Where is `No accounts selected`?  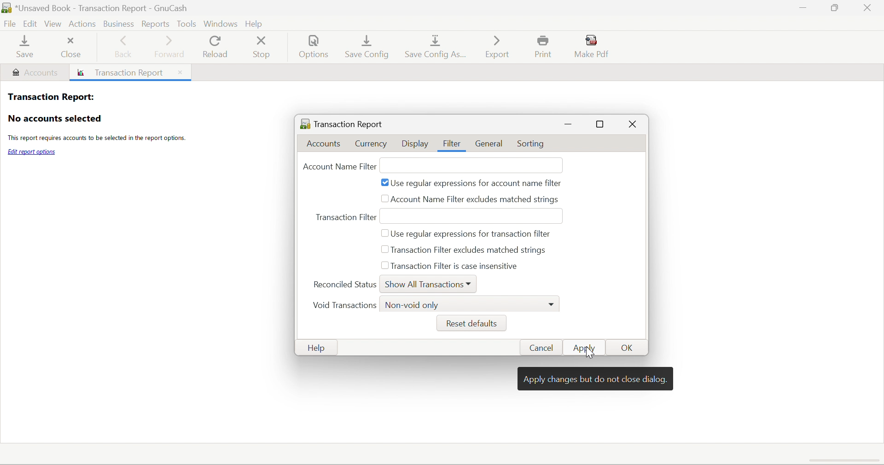
No accounts selected is located at coordinates (54, 119).